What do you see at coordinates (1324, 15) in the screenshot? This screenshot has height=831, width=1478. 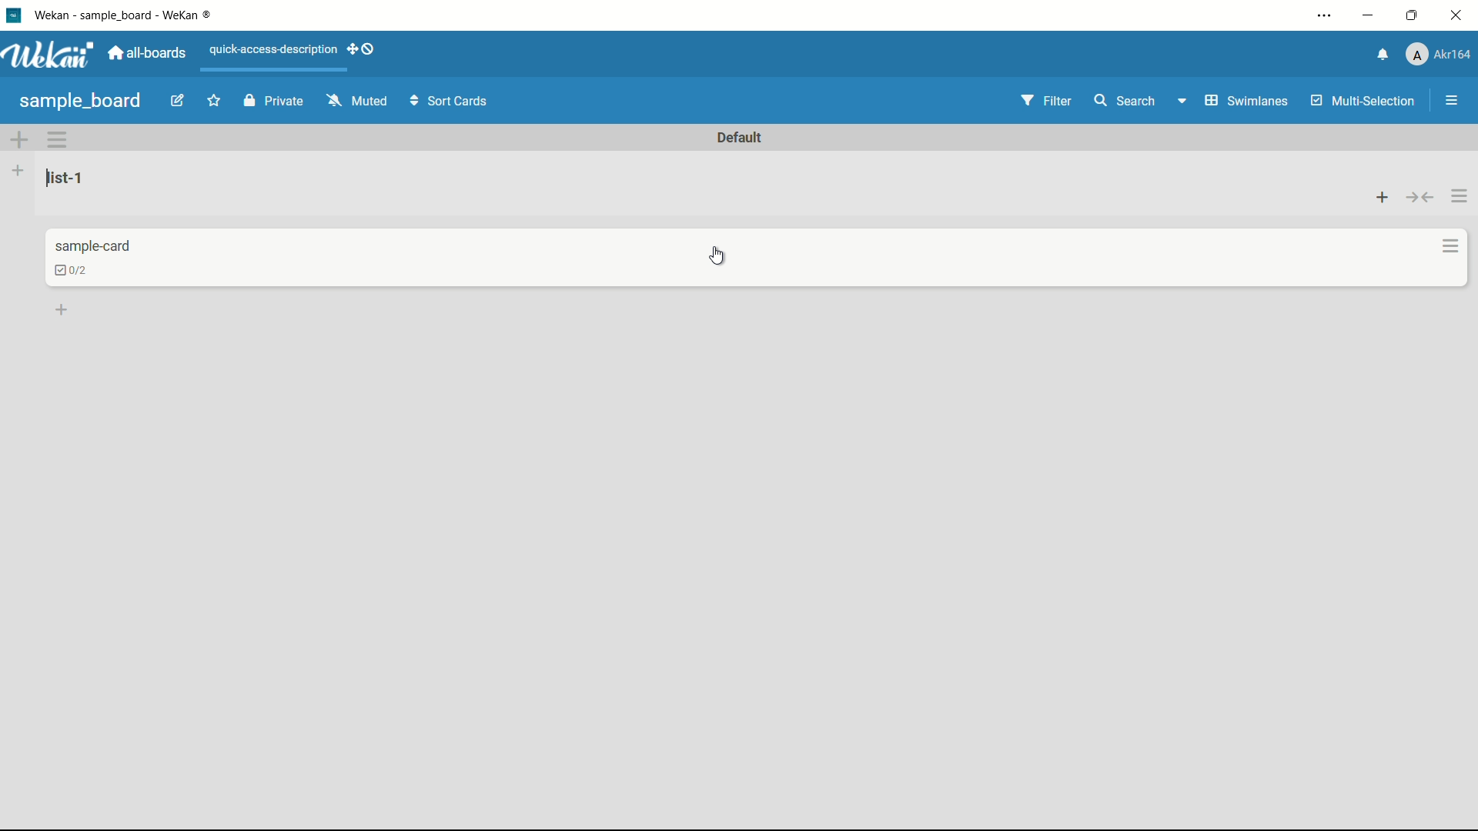 I see `settings and more` at bounding box center [1324, 15].